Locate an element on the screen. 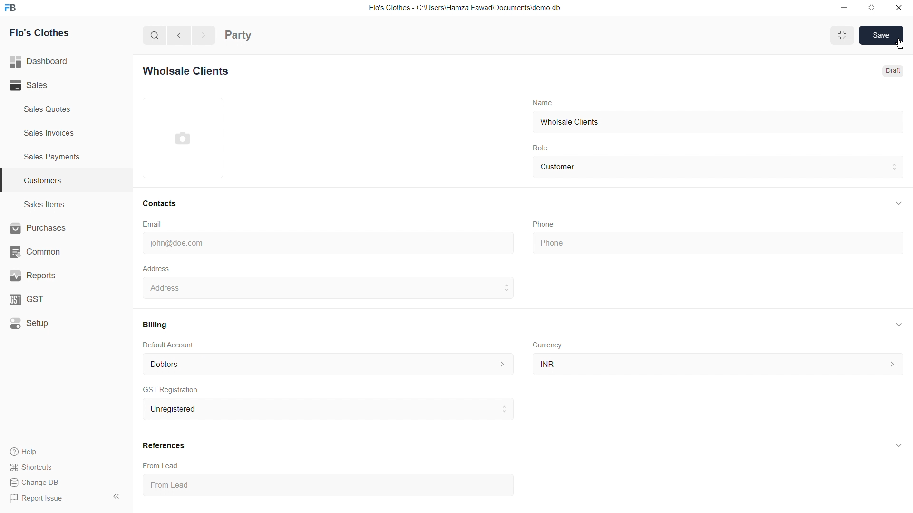 Image resolution: width=913 pixels, height=513 pixels. Sales Quotes is located at coordinates (46, 110).